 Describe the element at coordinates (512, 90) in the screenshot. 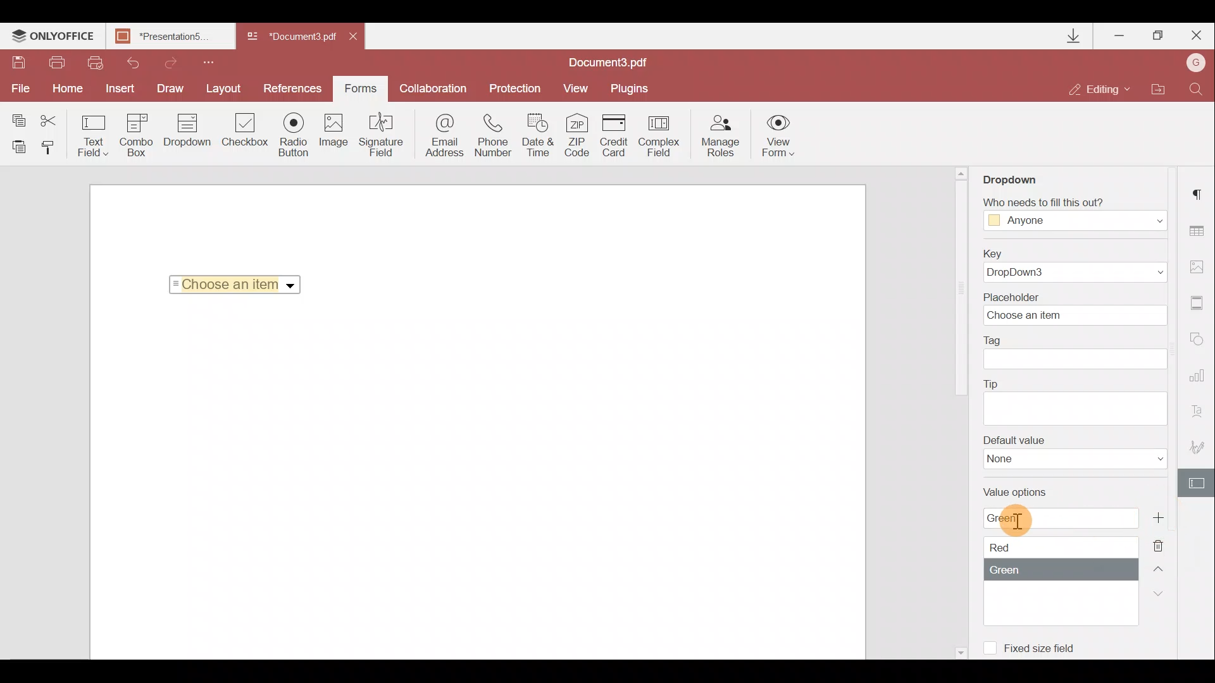

I see `Protection` at that location.